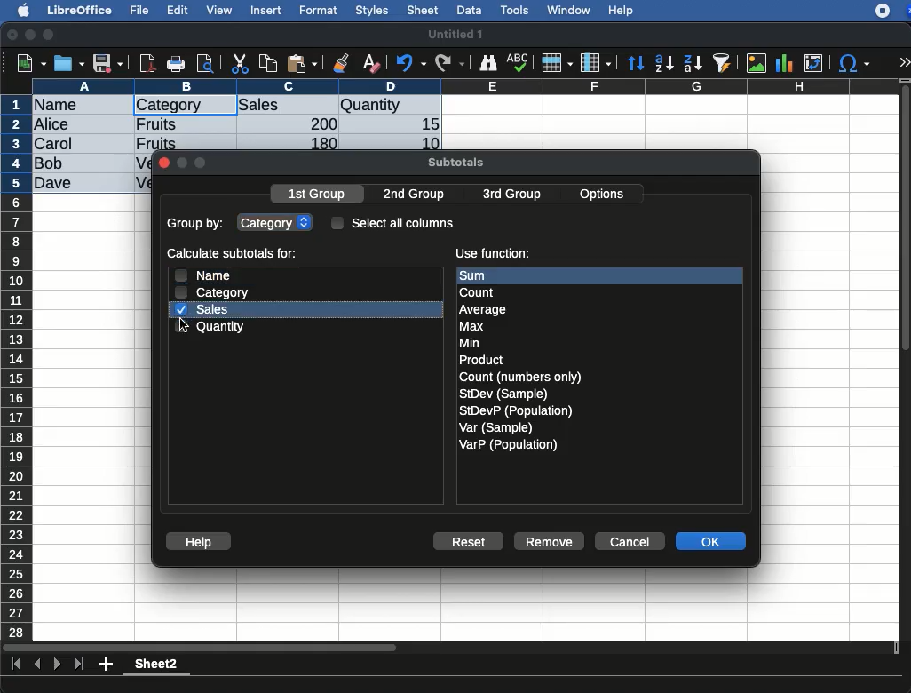  Describe the element at coordinates (319, 195) in the screenshot. I see `1st group` at that location.